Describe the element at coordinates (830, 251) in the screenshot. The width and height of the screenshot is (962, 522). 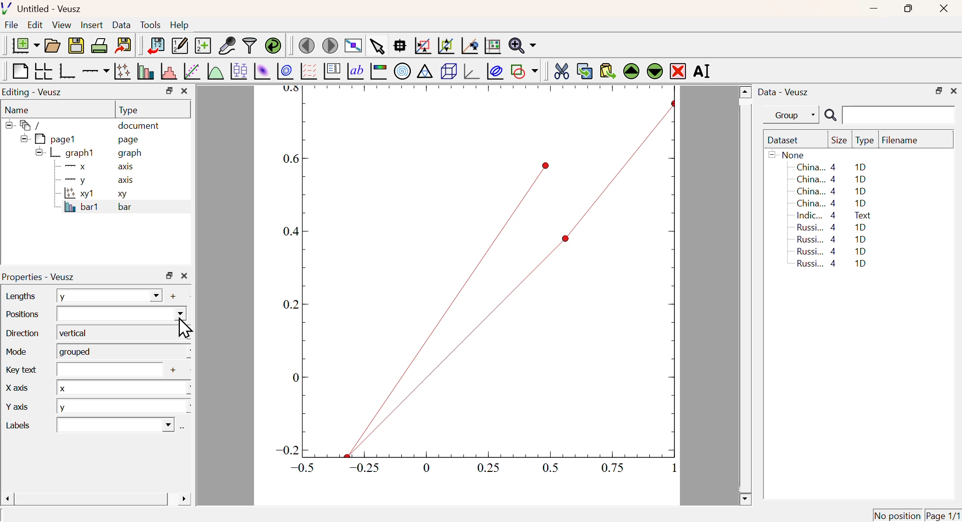
I see `Russi... 4 1D` at that location.